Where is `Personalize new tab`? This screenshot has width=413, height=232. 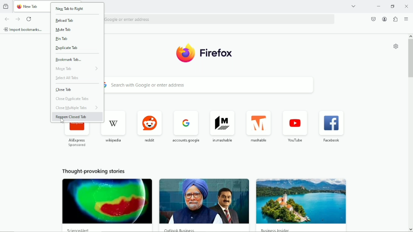 Personalize new tab is located at coordinates (396, 47).